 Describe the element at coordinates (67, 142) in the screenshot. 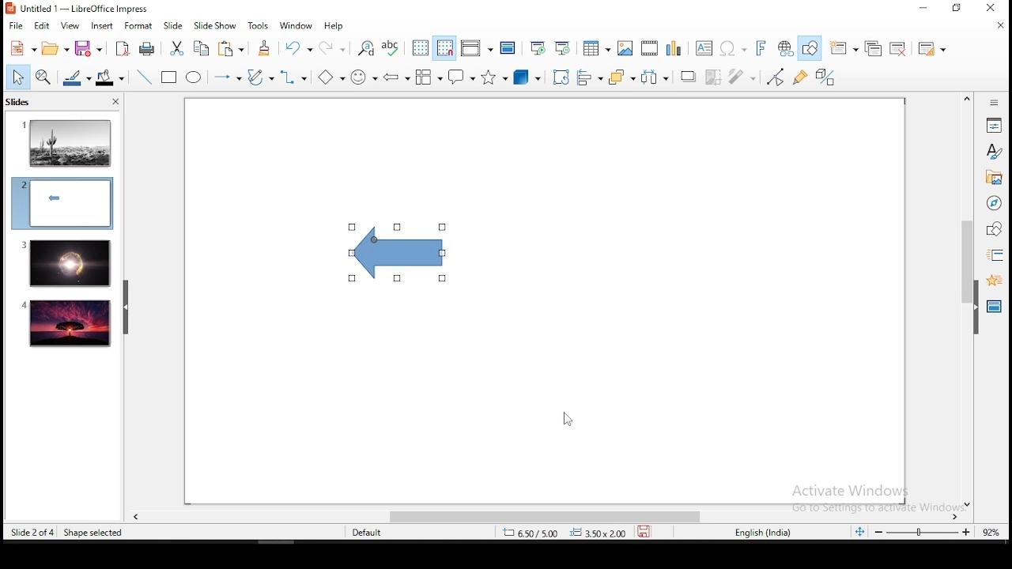

I see `slide 1` at that location.